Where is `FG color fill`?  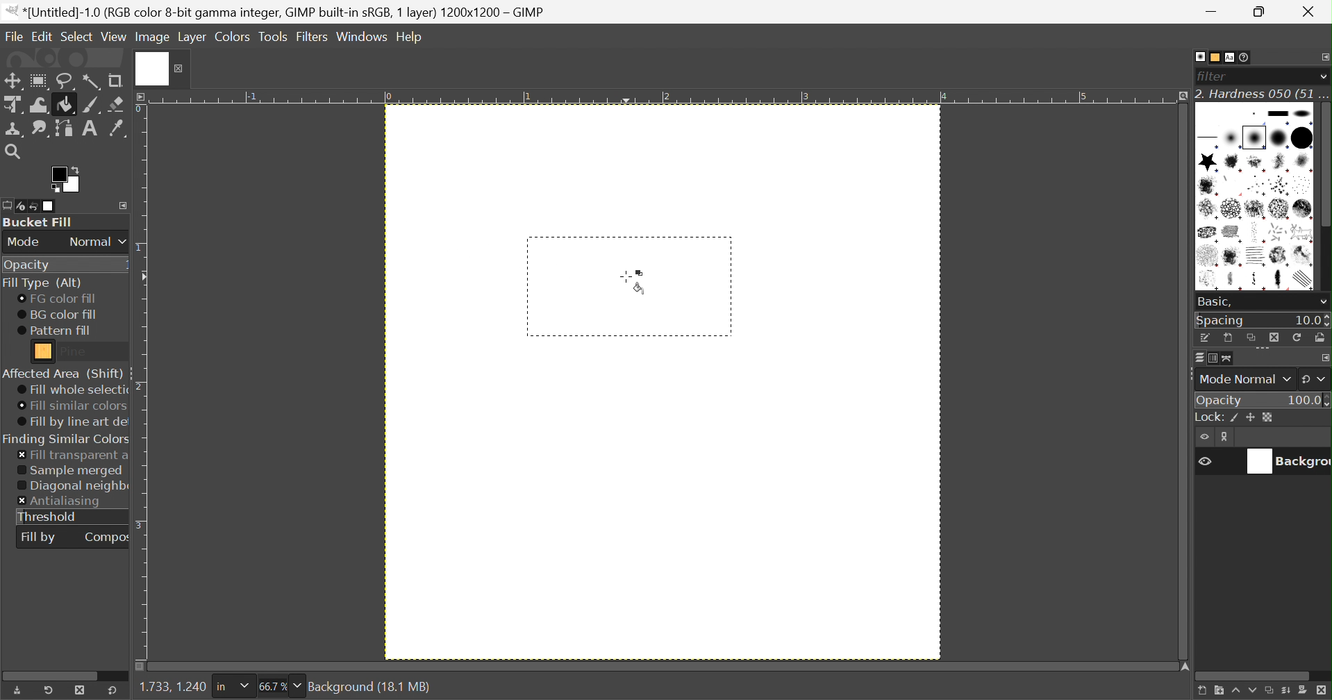 FG color fill is located at coordinates (56, 299).